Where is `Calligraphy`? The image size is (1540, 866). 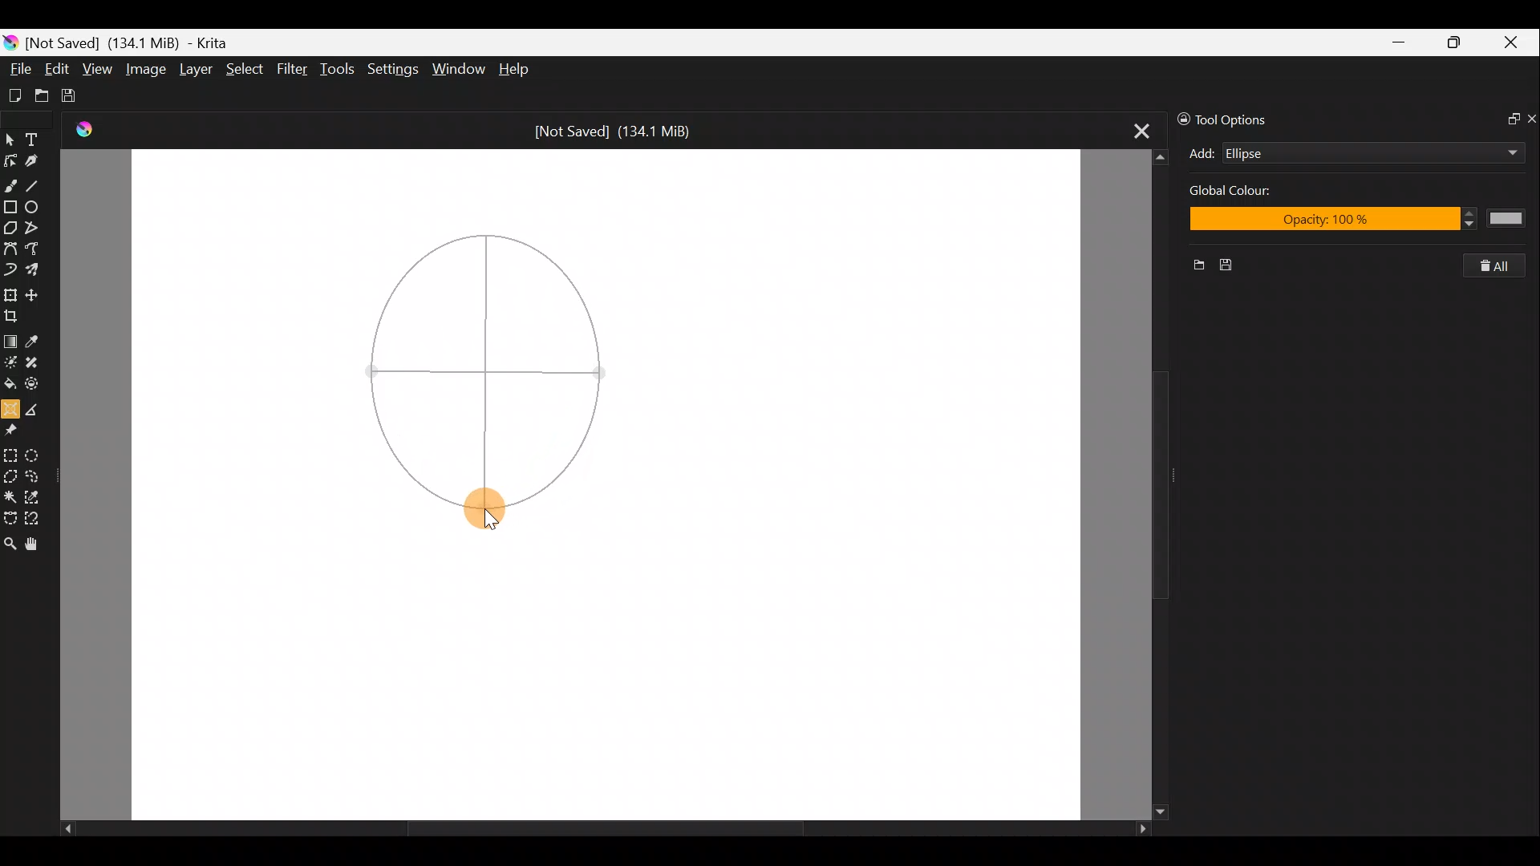
Calligraphy is located at coordinates (38, 158).